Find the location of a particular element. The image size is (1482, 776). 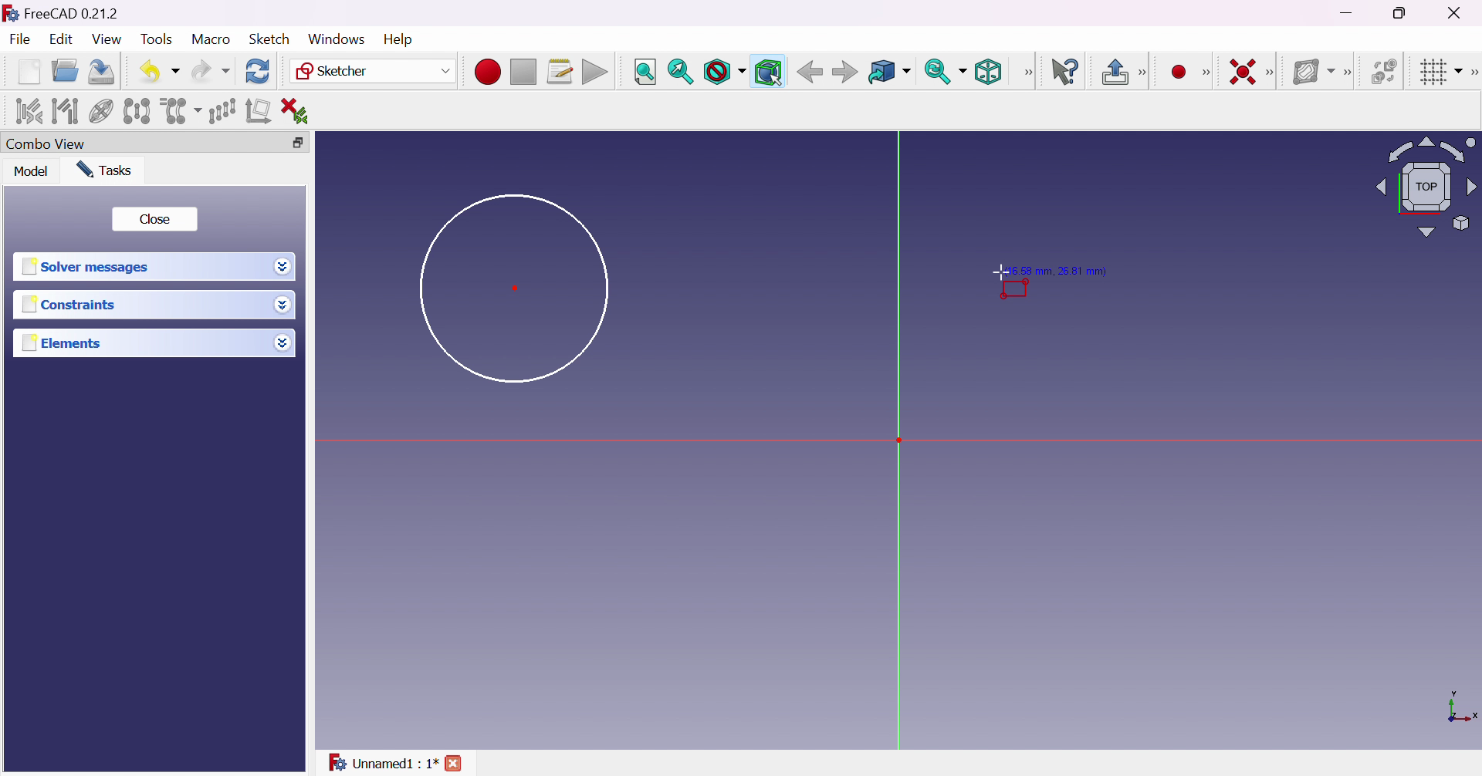

Model is located at coordinates (30, 171).